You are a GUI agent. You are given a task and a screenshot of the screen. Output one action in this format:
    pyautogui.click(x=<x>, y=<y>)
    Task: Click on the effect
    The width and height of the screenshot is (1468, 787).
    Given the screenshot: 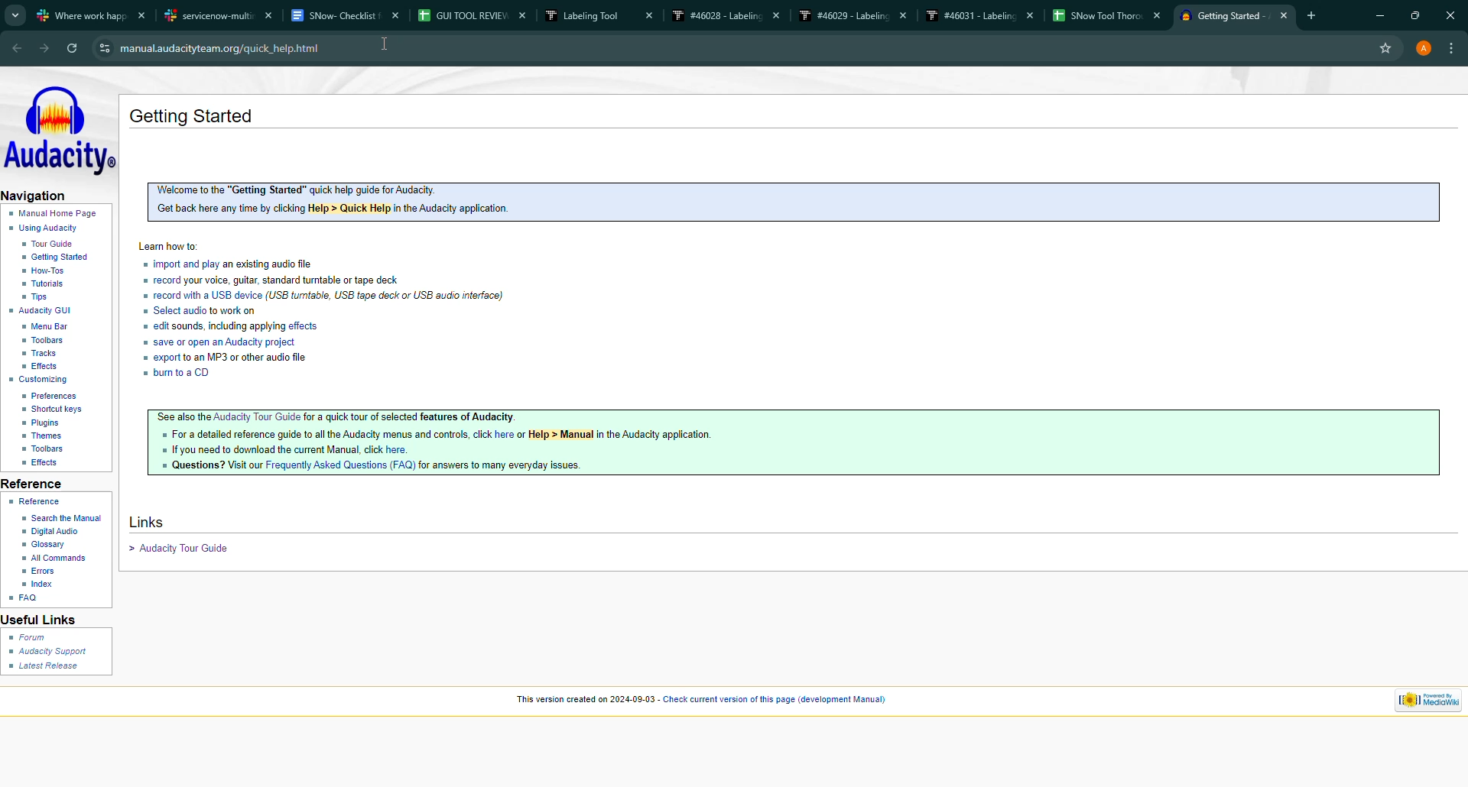 What is the action you would take?
    pyautogui.click(x=40, y=368)
    